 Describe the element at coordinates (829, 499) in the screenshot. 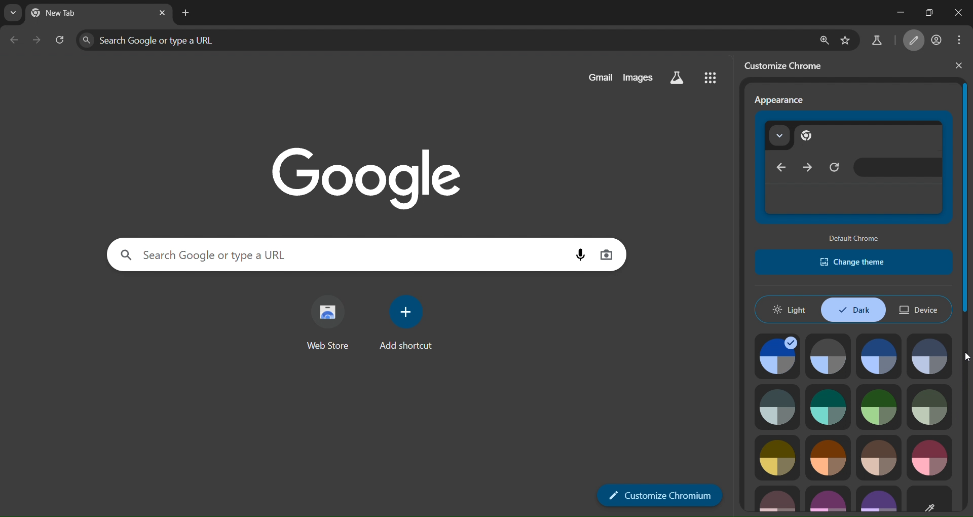

I see `theme` at that location.